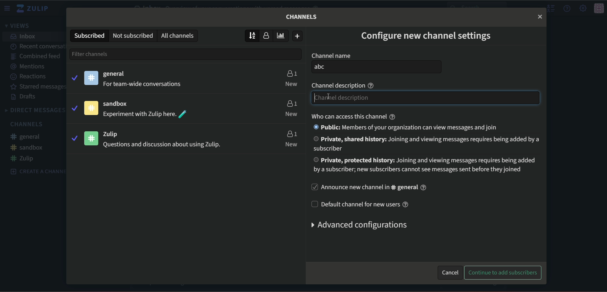 The height and width of the screenshot is (292, 607). What do you see at coordinates (599, 9) in the screenshot?
I see `icon` at bounding box center [599, 9].